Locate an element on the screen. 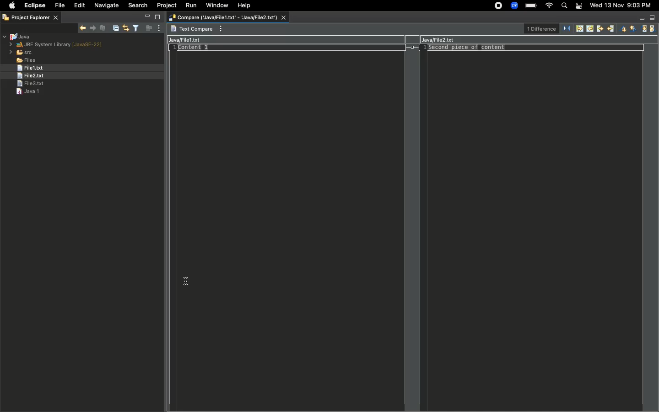  Link with editor is located at coordinates (125, 28).